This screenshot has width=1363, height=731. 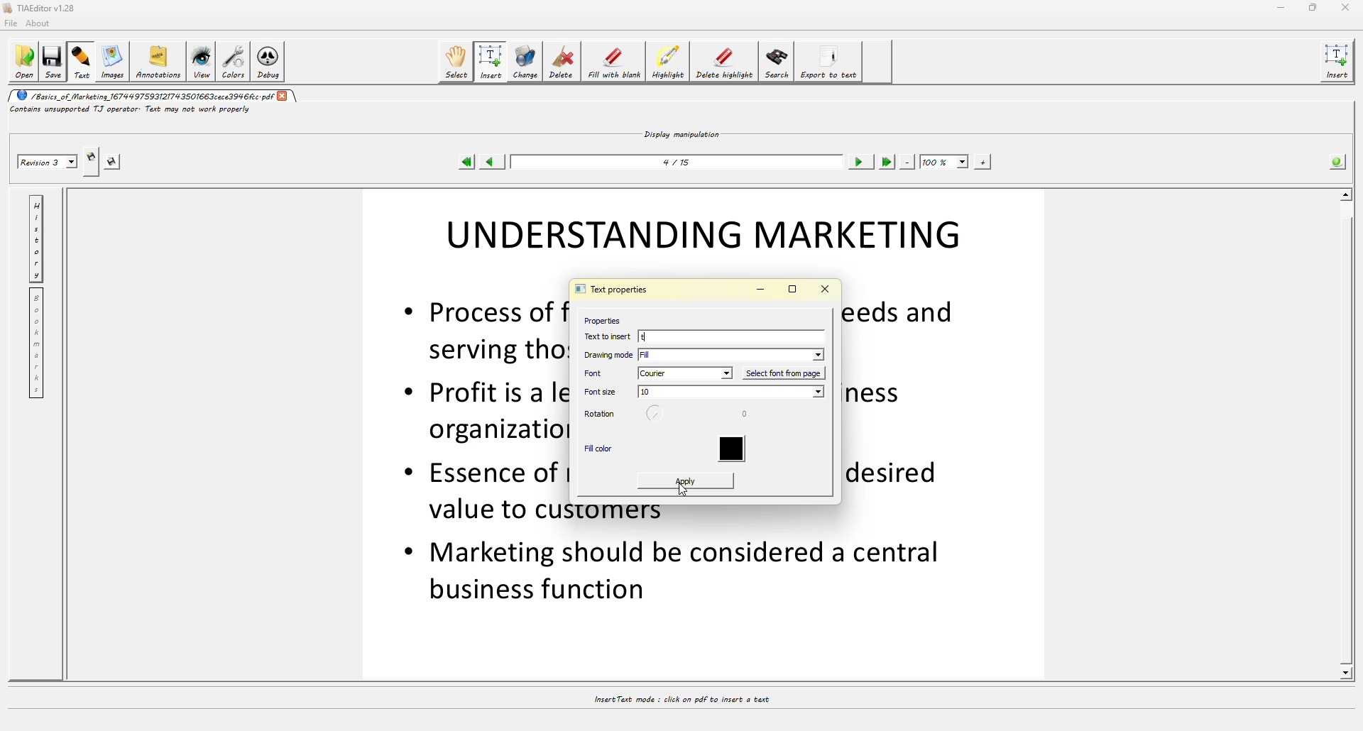 What do you see at coordinates (36, 236) in the screenshot?
I see `history` at bounding box center [36, 236].